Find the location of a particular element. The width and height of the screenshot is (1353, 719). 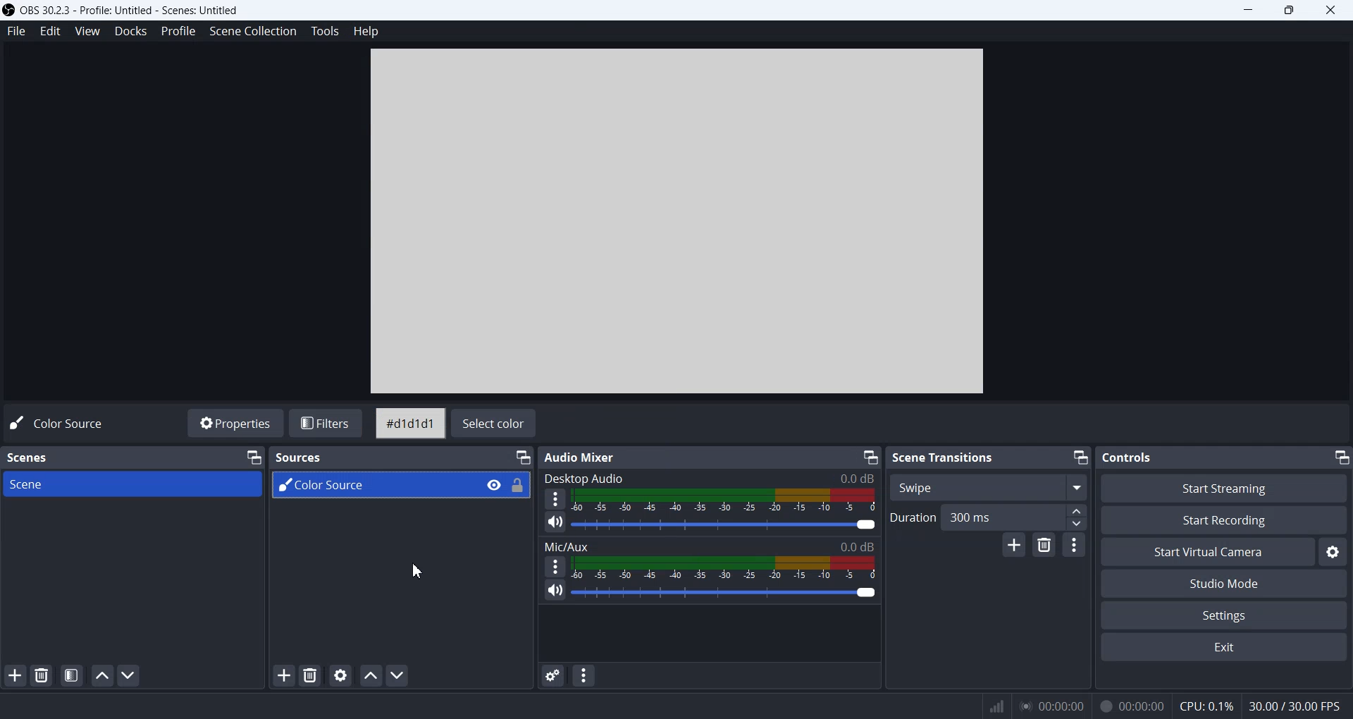

Scenes is located at coordinates (30, 457).